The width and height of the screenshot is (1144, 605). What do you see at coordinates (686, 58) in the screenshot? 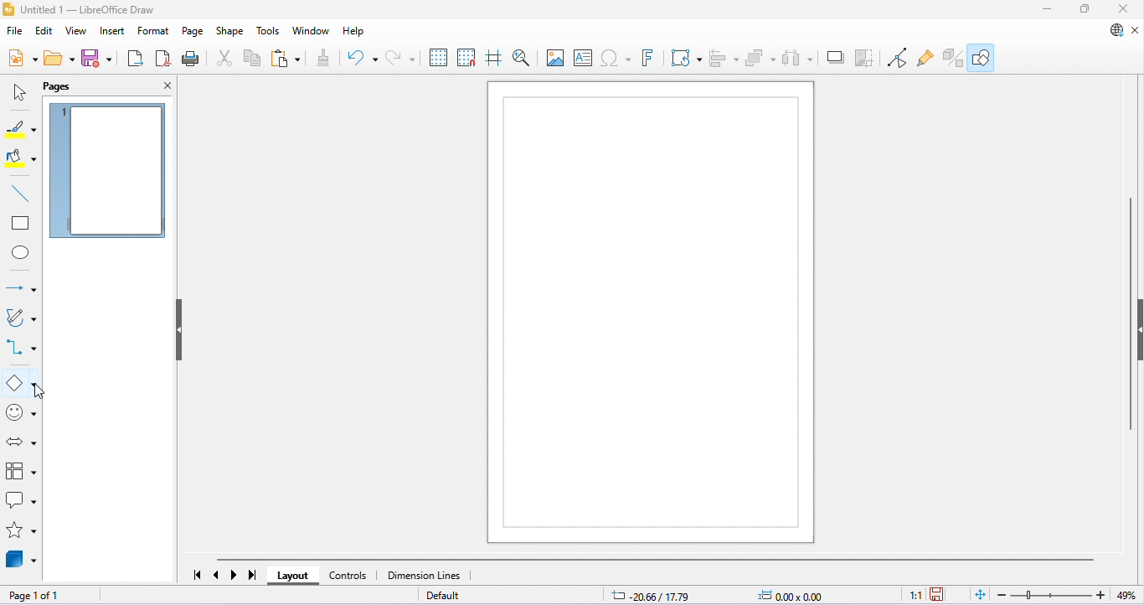
I see `transformations` at bounding box center [686, 58].